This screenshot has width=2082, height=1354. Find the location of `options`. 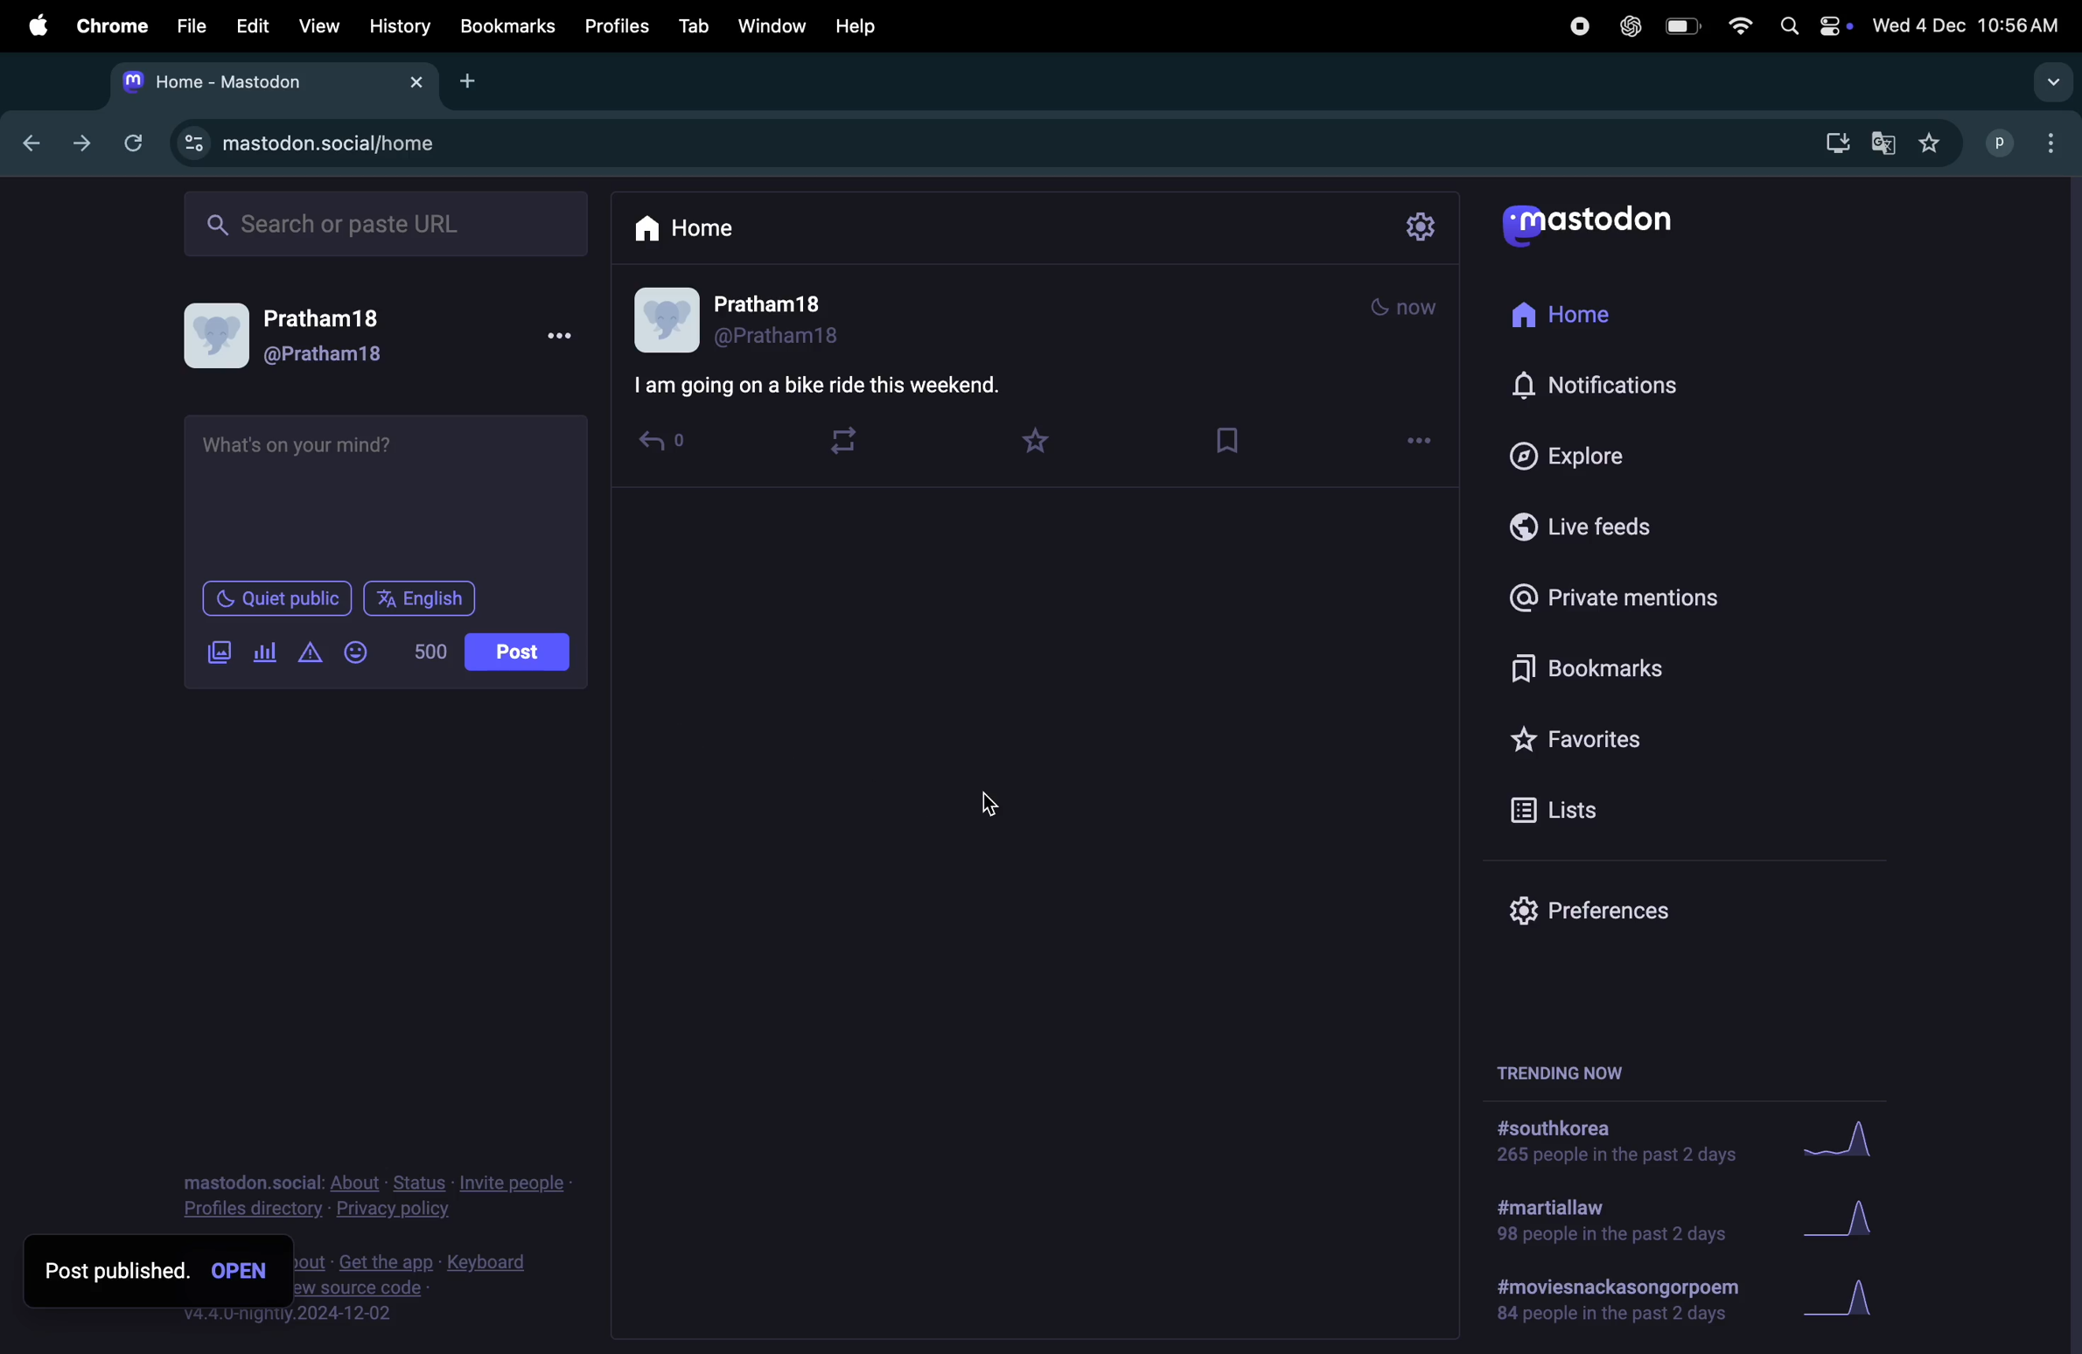

options is located at coordinates (562, 333).